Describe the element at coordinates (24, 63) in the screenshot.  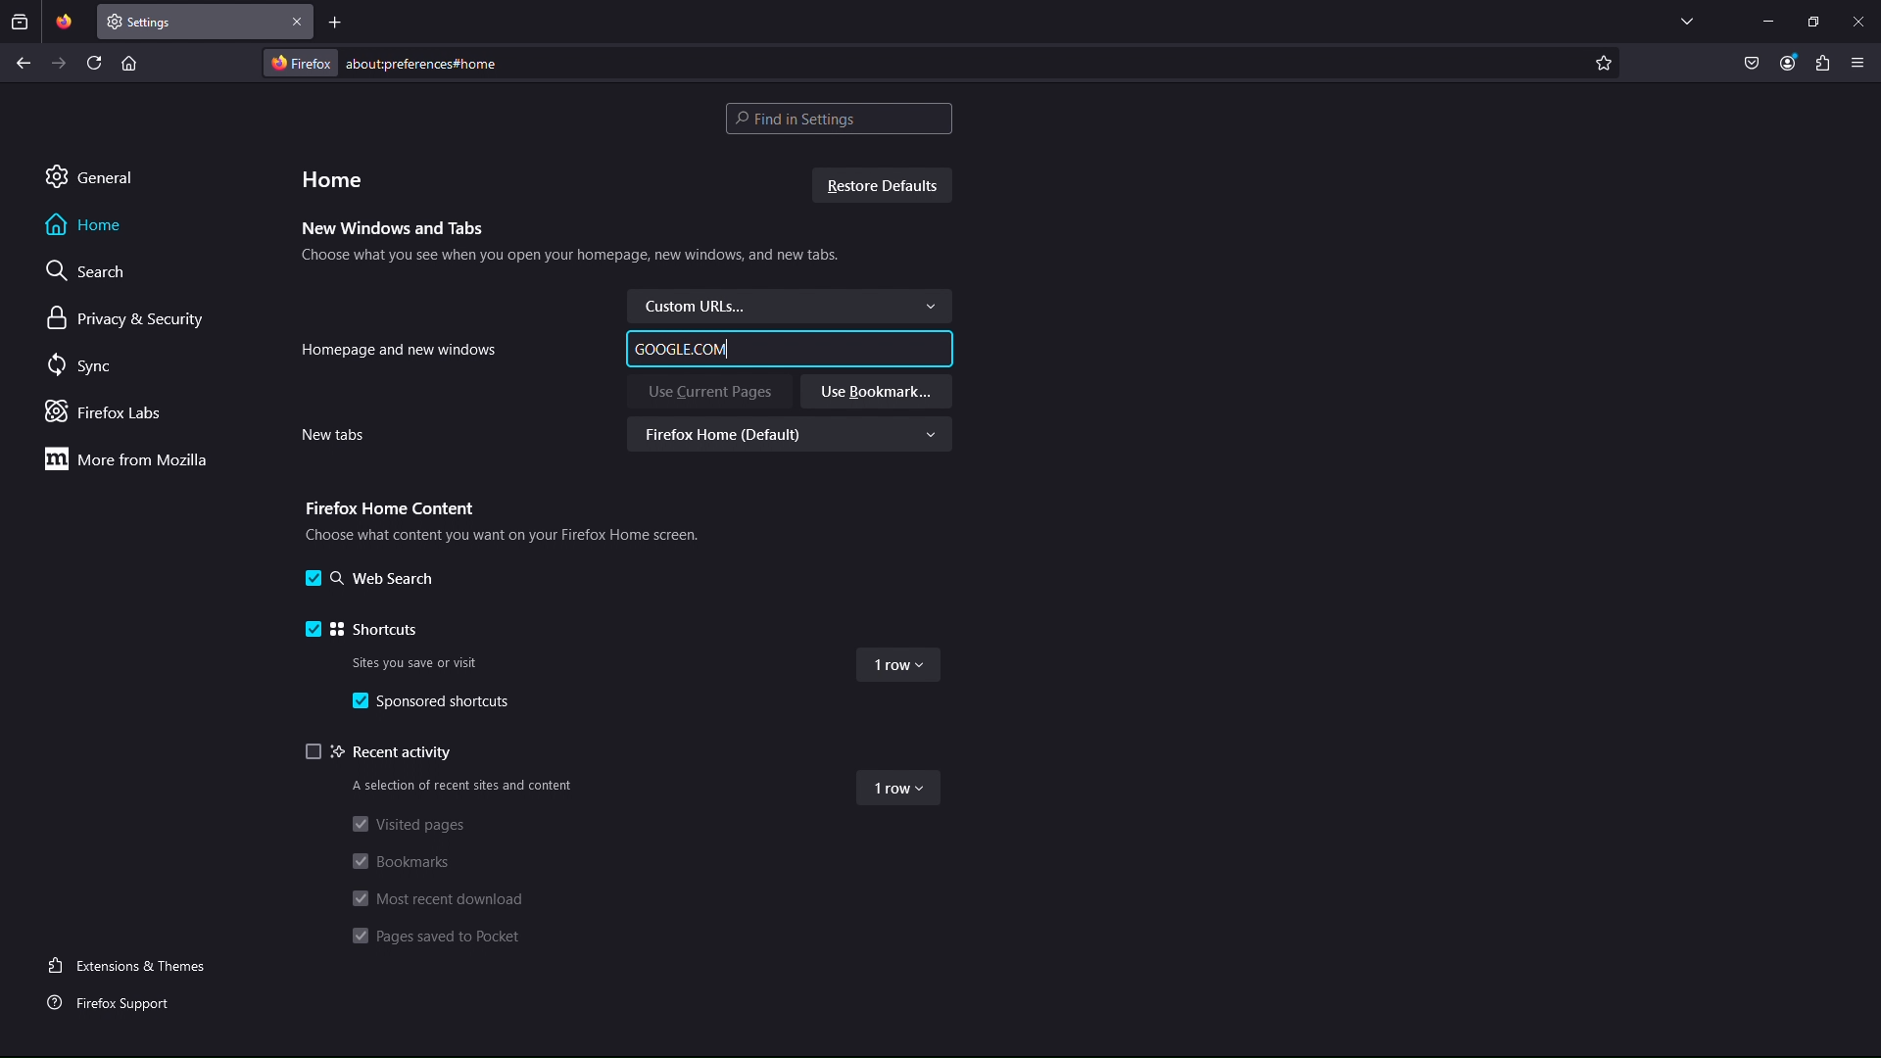
I see `Back` at that location.